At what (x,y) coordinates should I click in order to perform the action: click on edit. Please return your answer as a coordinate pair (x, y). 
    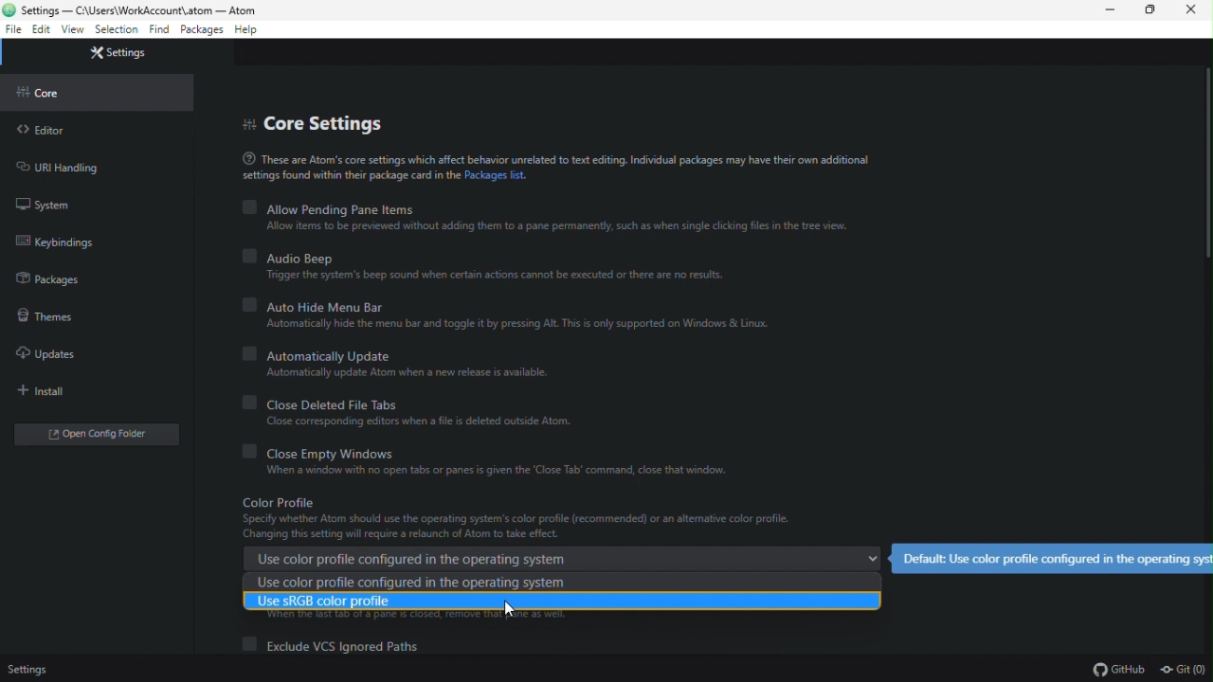
    Looking at the image, I should click on (41, 29).